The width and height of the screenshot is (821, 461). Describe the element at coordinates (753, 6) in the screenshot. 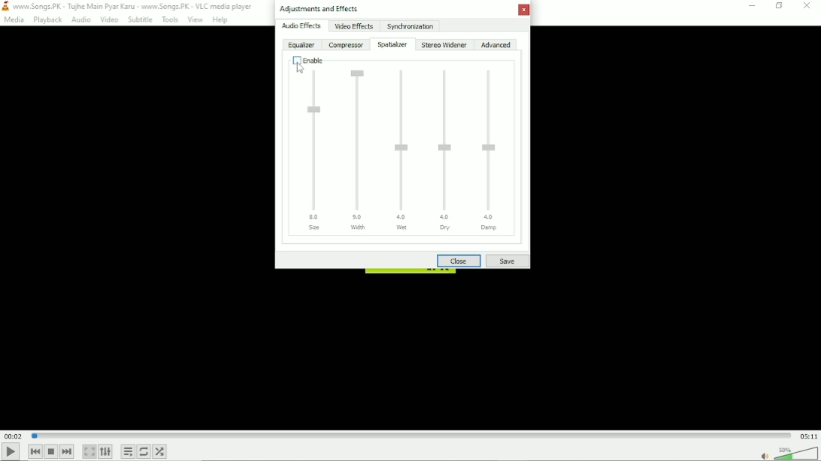

I see `minimize` at that location.